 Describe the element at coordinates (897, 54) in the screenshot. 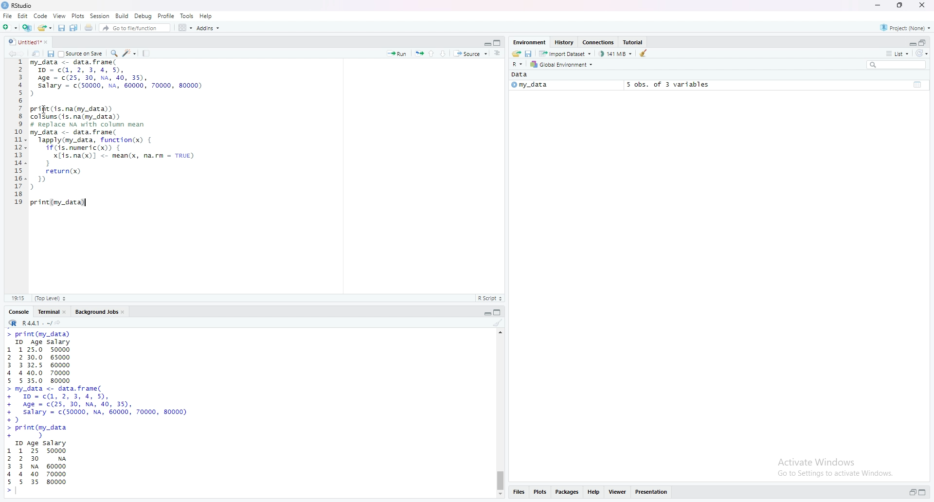

I see `list` at that location.